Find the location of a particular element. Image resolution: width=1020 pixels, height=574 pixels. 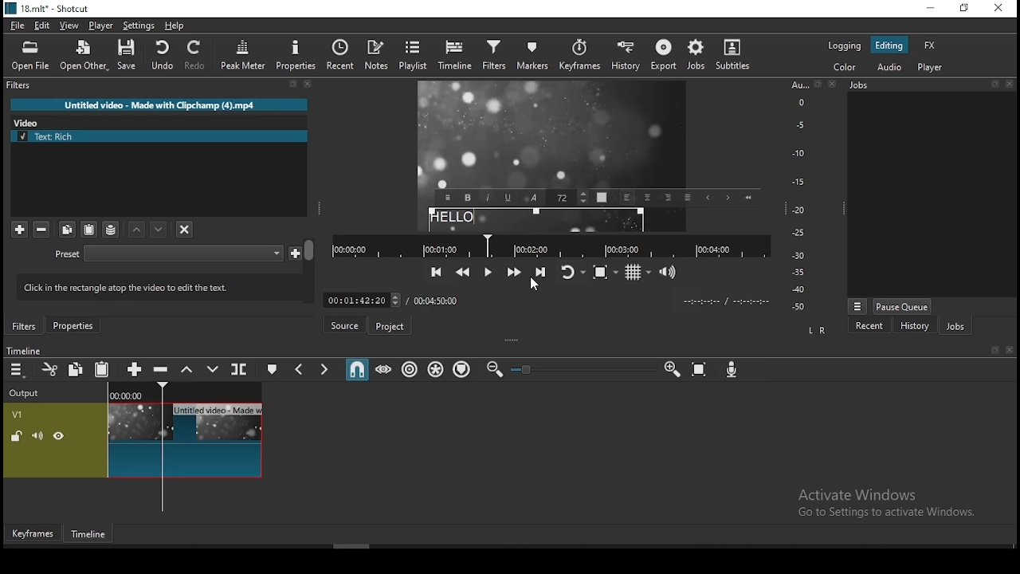

paste is located at coordinates (102, 368).